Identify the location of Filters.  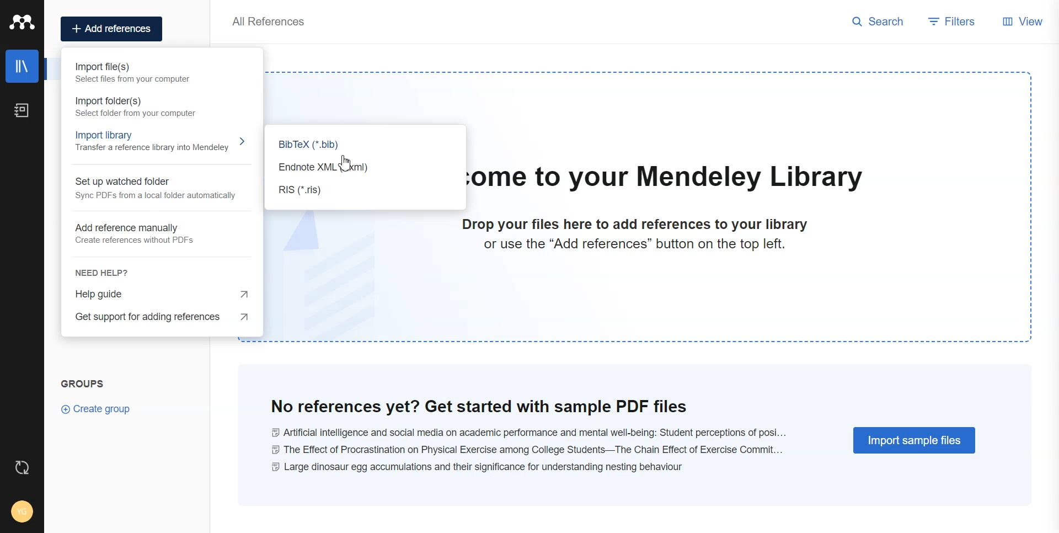
(951, 22).